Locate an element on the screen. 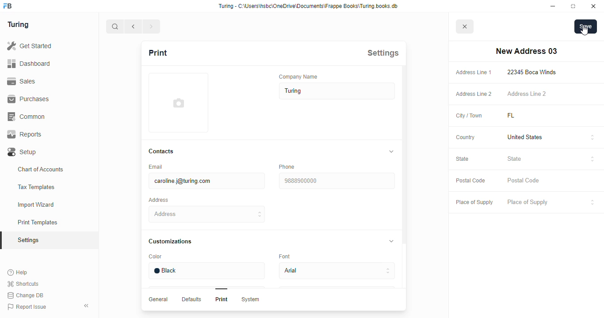 The image size is (604, 318). image input field is located at coordinates (177, 102).